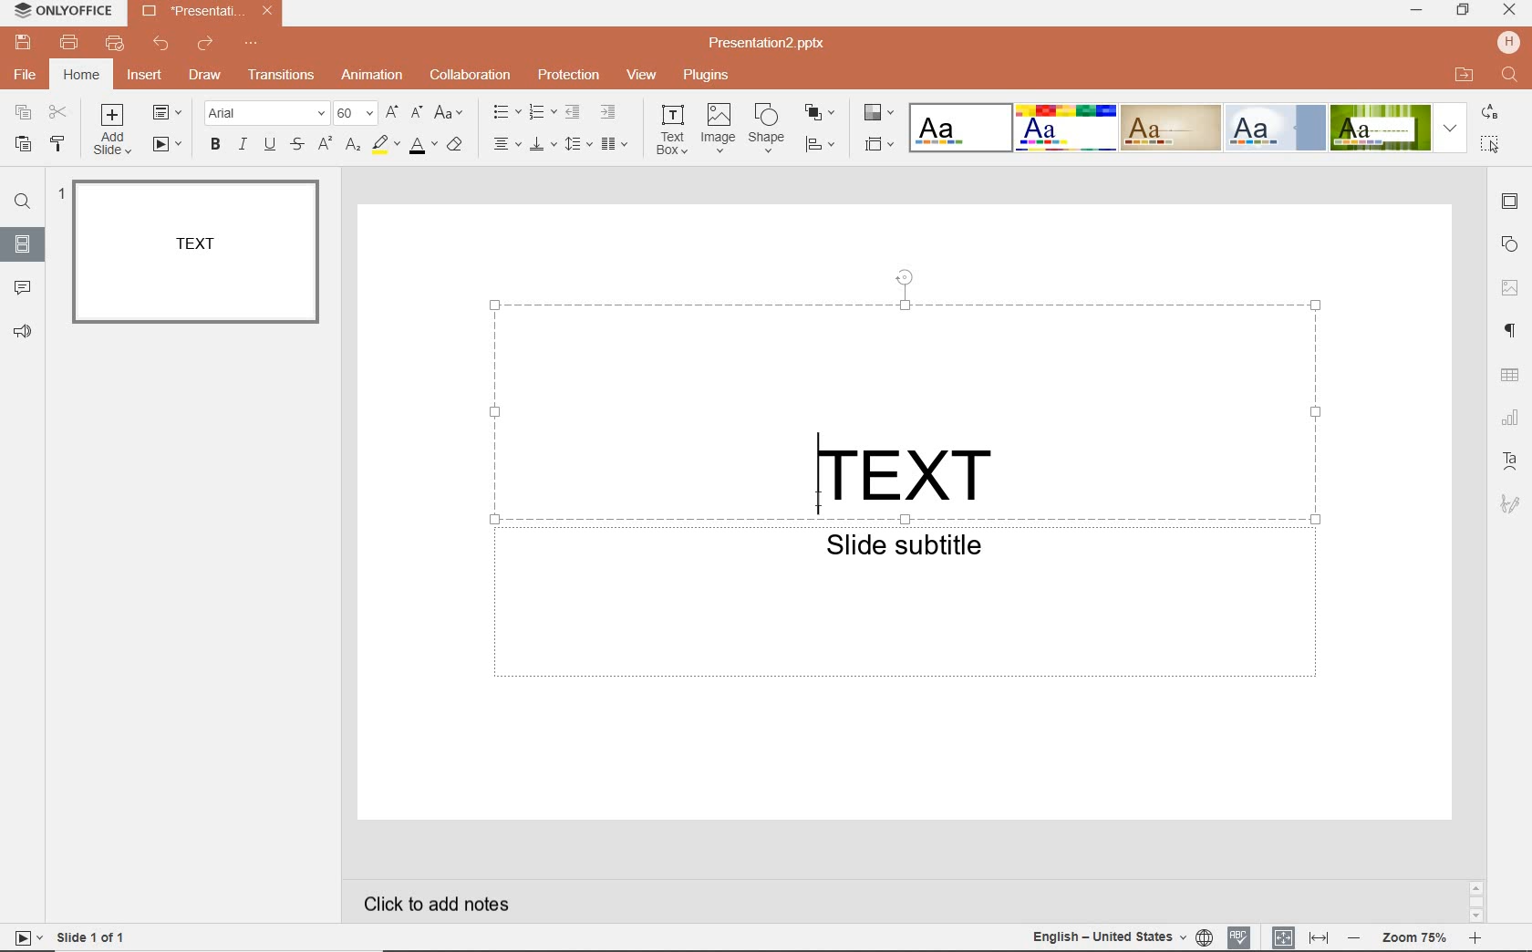  What do you see at coordinates (24, 114) in the screenshot?
I see `COPY` at bounding box center [24, 114].